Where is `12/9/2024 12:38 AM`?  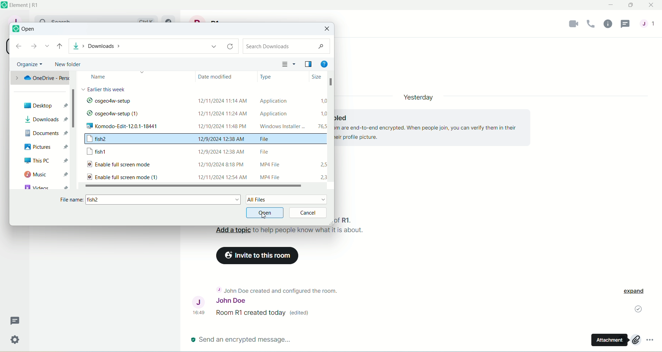
12/9/2024 12:38 AM is located at coordinates (222, 151).